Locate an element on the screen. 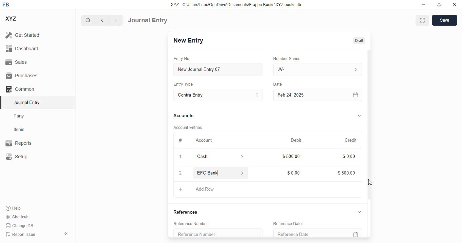 The width and height of the screenshot is (462, 243). previous is located at coordinates (102, 20).